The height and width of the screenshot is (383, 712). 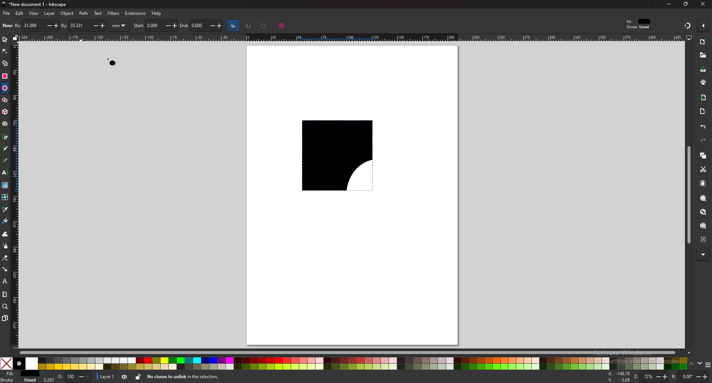 I want to click on file, so click(x=7, y=13).